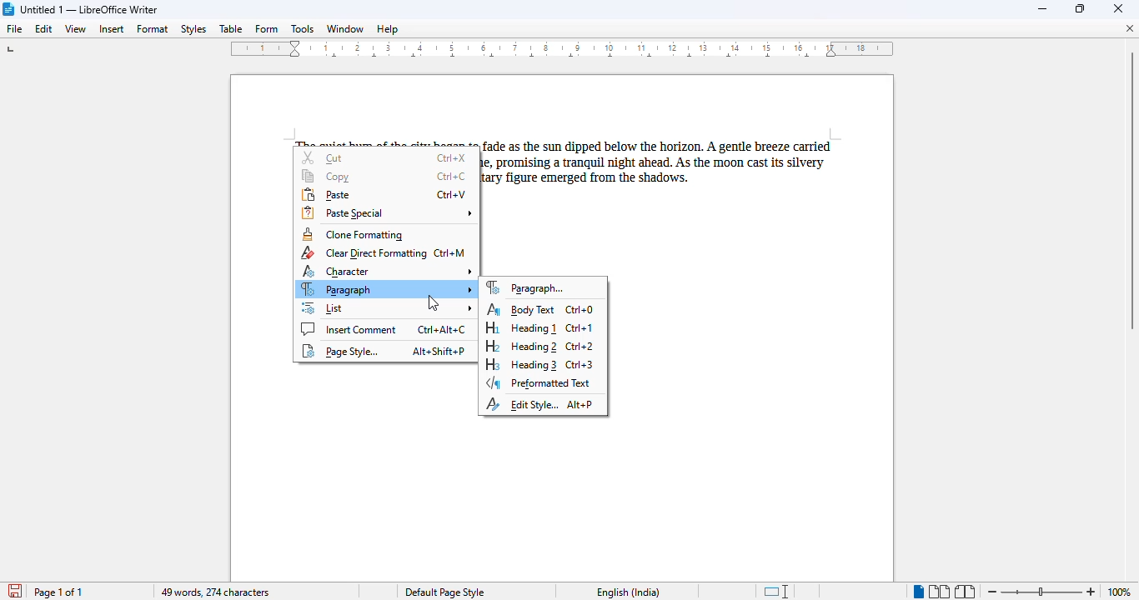 Image resolution: width=1139 pixels, height=600 pixels. Describe the element at coordinates (1118, 7) in the screenshot. I see `close` at that location.